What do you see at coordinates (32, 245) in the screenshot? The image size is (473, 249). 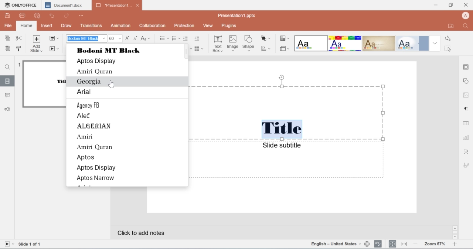 I see `Slides numbering` at bounding box center [32, 245].